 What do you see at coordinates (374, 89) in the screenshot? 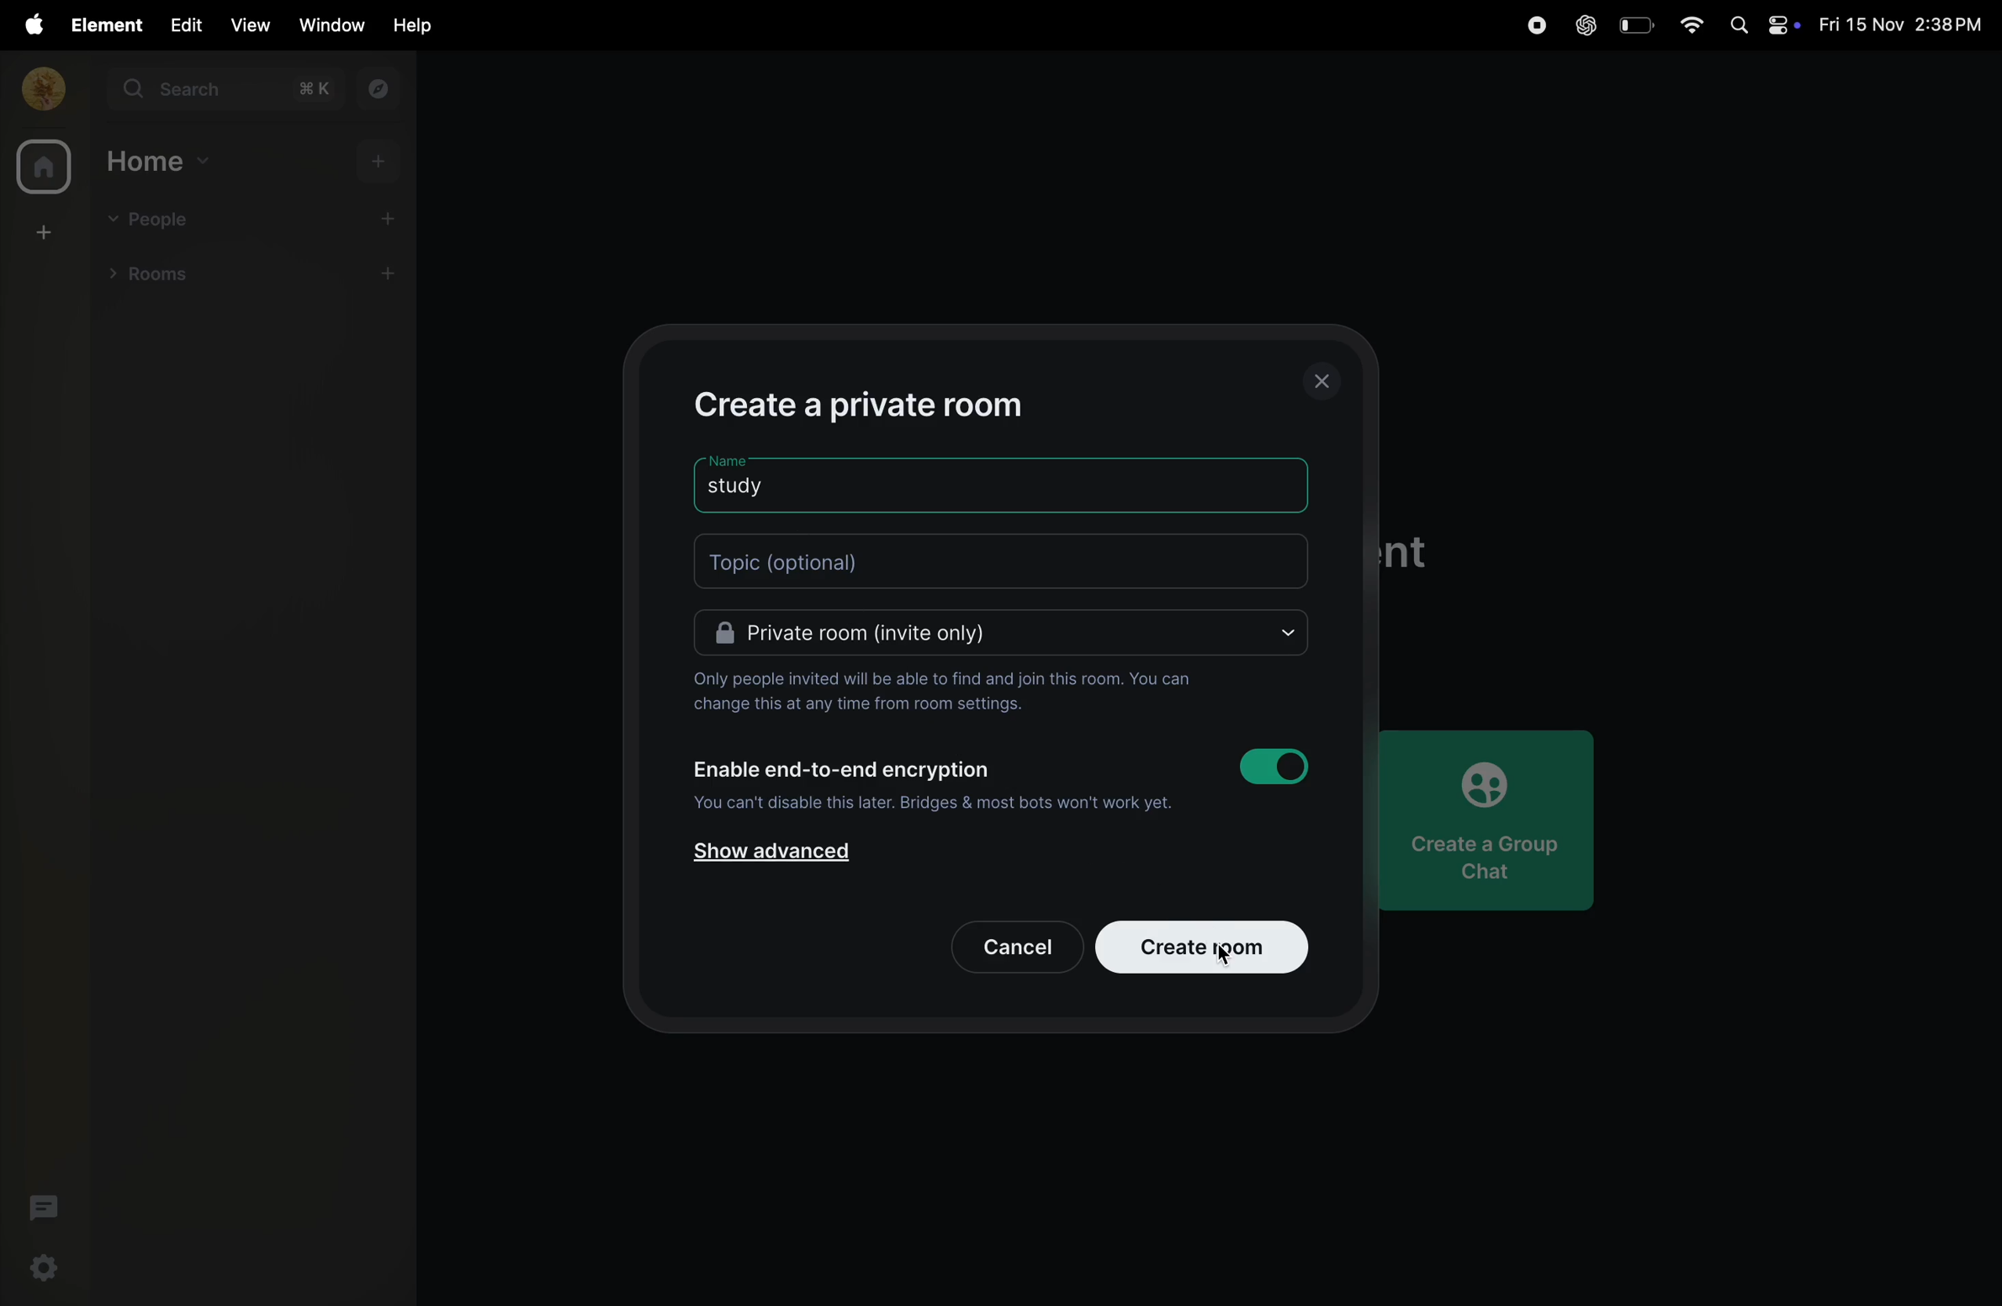
I see `explore` at bounding box center [374, 89].